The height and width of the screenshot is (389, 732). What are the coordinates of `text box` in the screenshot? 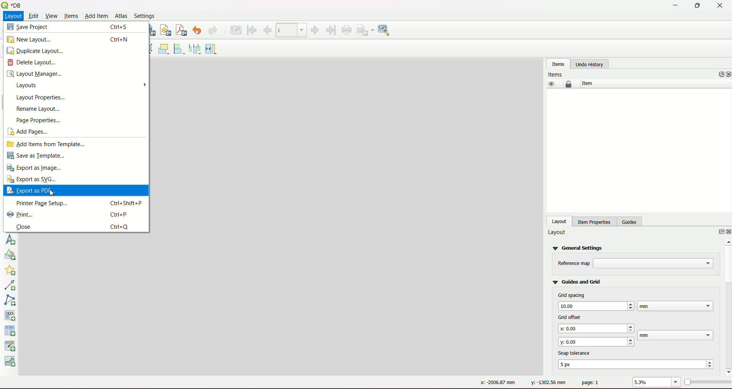 It's located at (675, 306).